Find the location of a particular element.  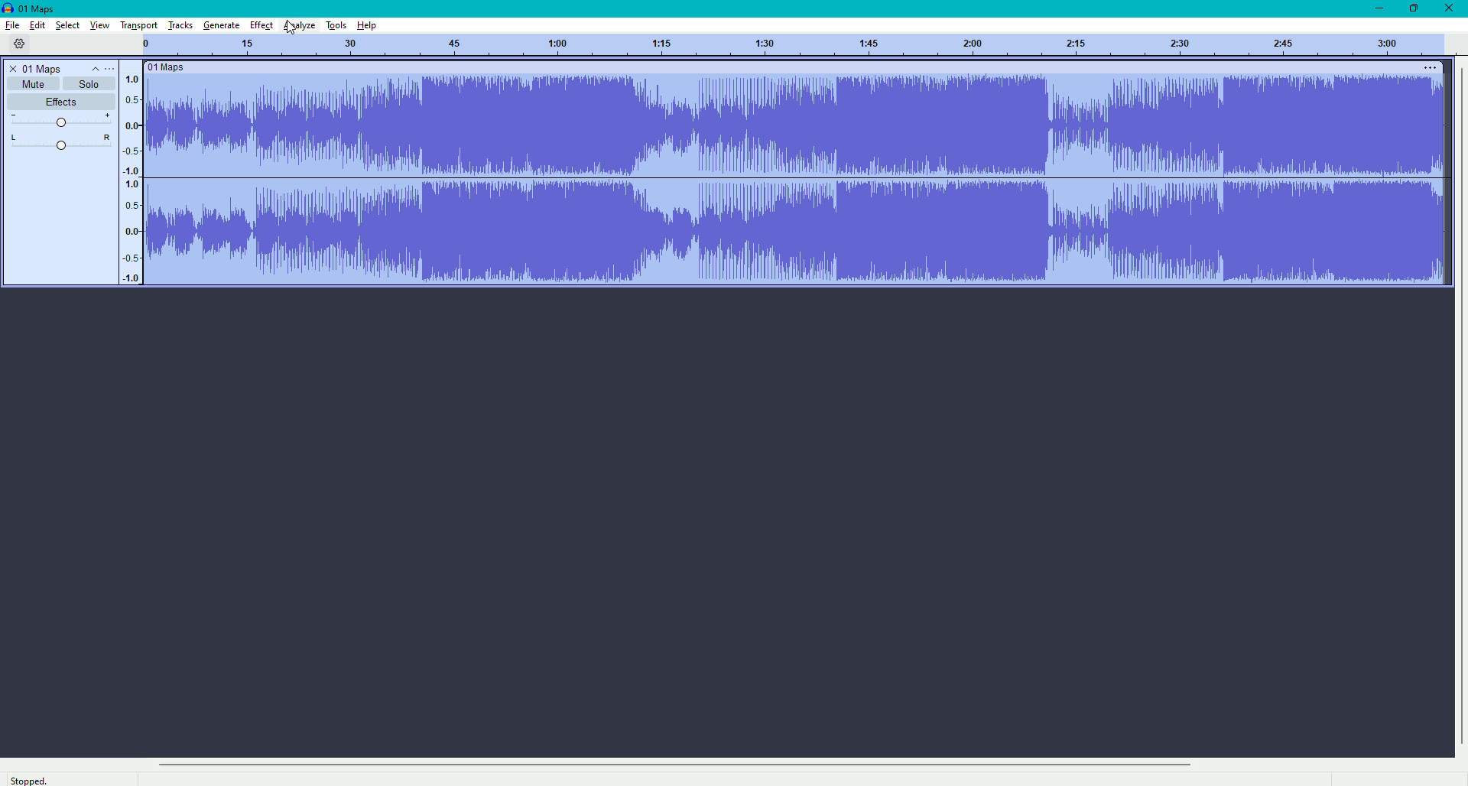

Stopped is located at coordinates (28, 780).